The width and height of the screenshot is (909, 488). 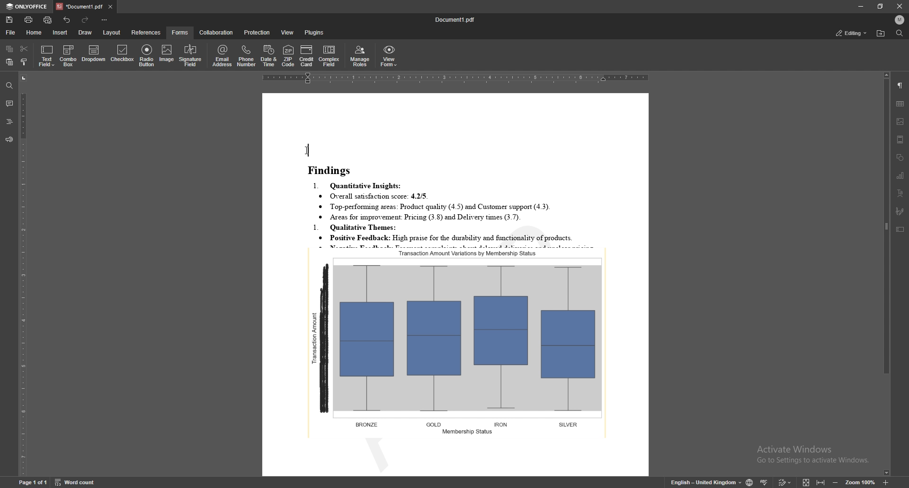 I want to click on draw, so click(x=85, y=32).